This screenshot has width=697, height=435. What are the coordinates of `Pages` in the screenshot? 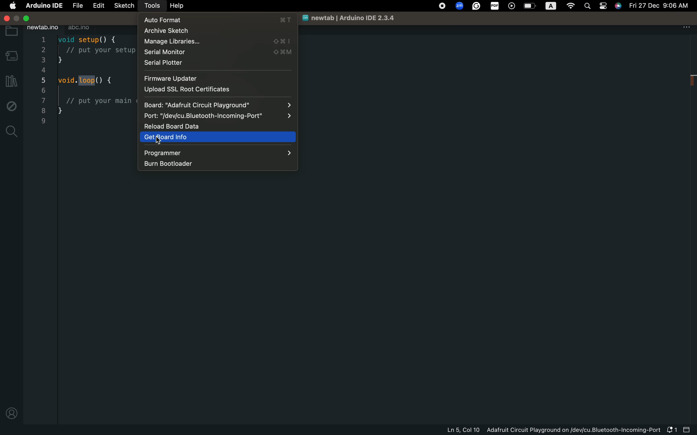 It's located at (603, 7).